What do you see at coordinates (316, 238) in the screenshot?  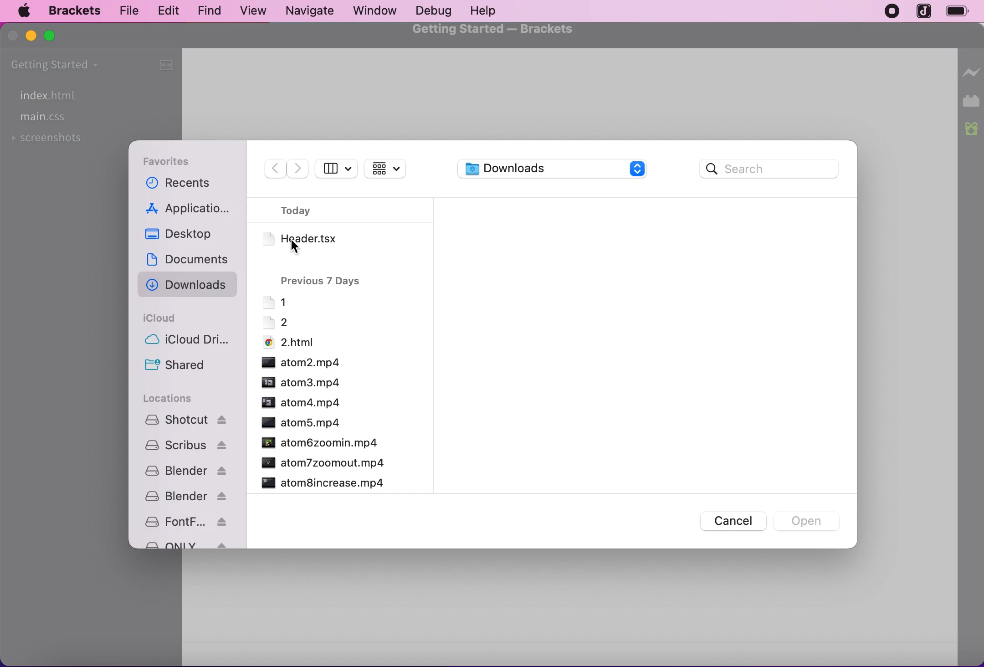 I see `header.tsx` at bounding box center [316, 238].